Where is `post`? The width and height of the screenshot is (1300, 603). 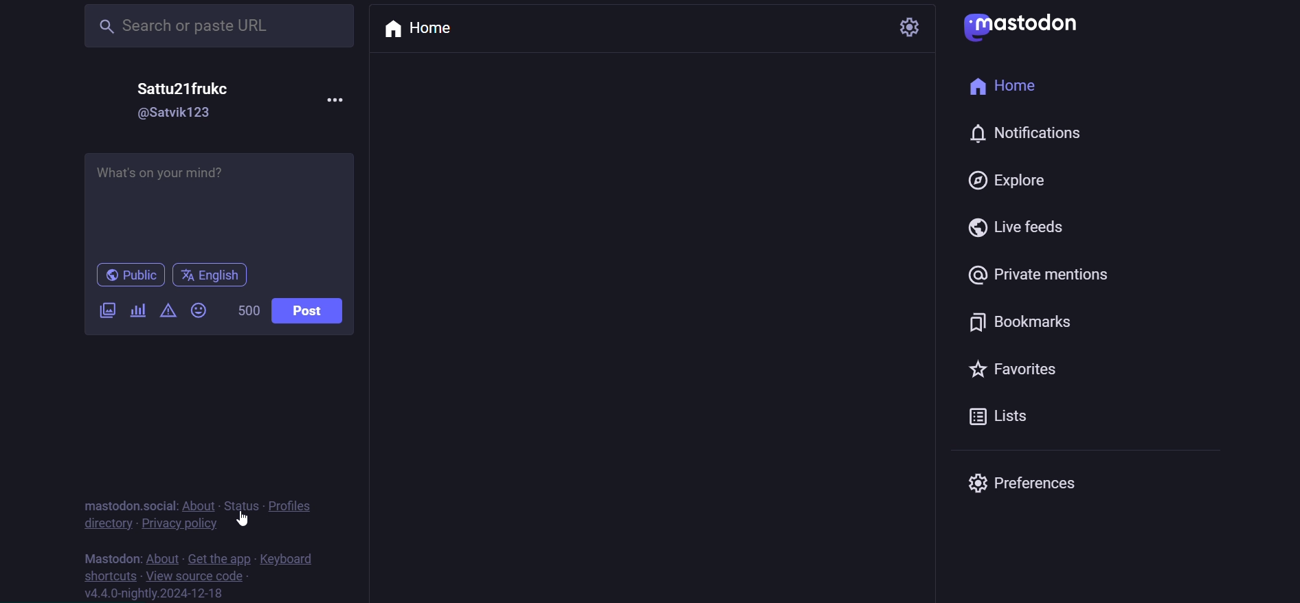 post is located at coordinates (312, 310).